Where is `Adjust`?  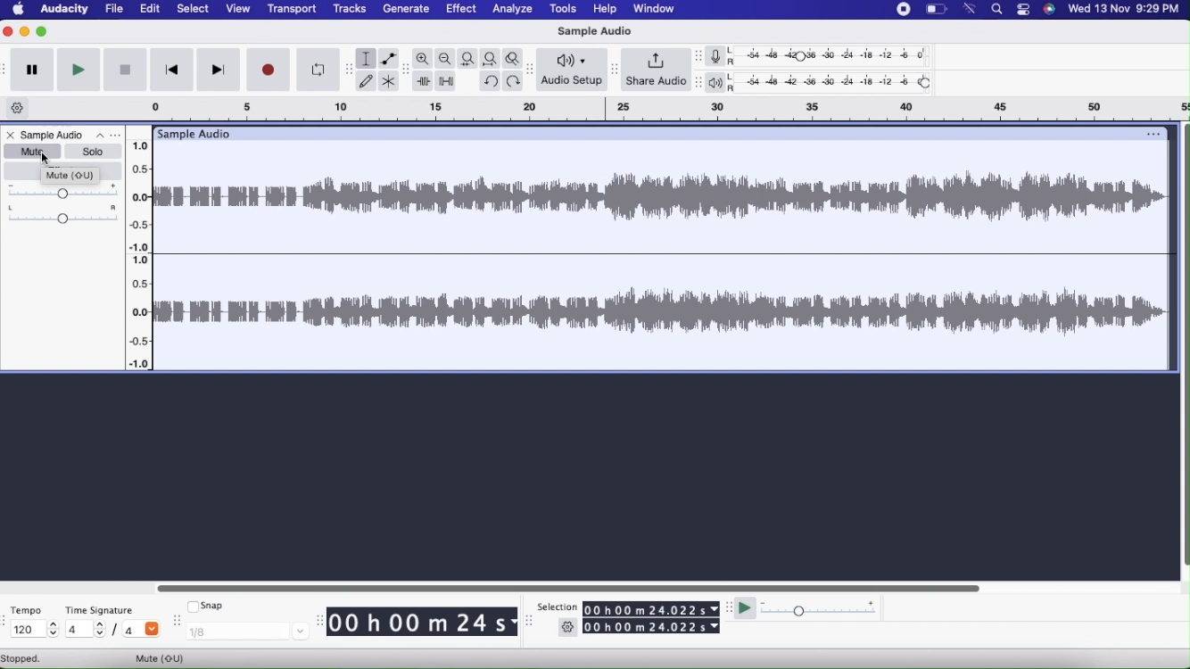
Adjust is located at coordinates (408, 71).